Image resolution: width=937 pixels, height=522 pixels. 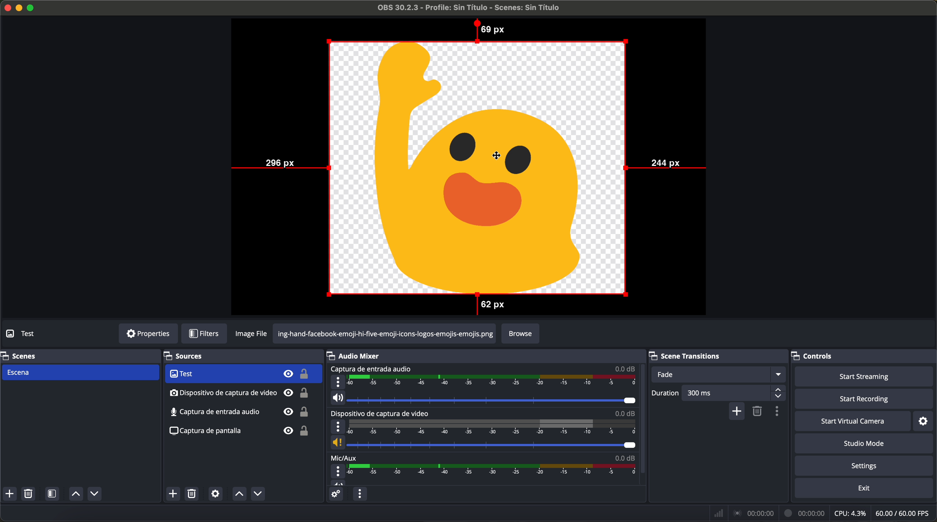 I want to click on open scene filters, so click(x=53, y=494).